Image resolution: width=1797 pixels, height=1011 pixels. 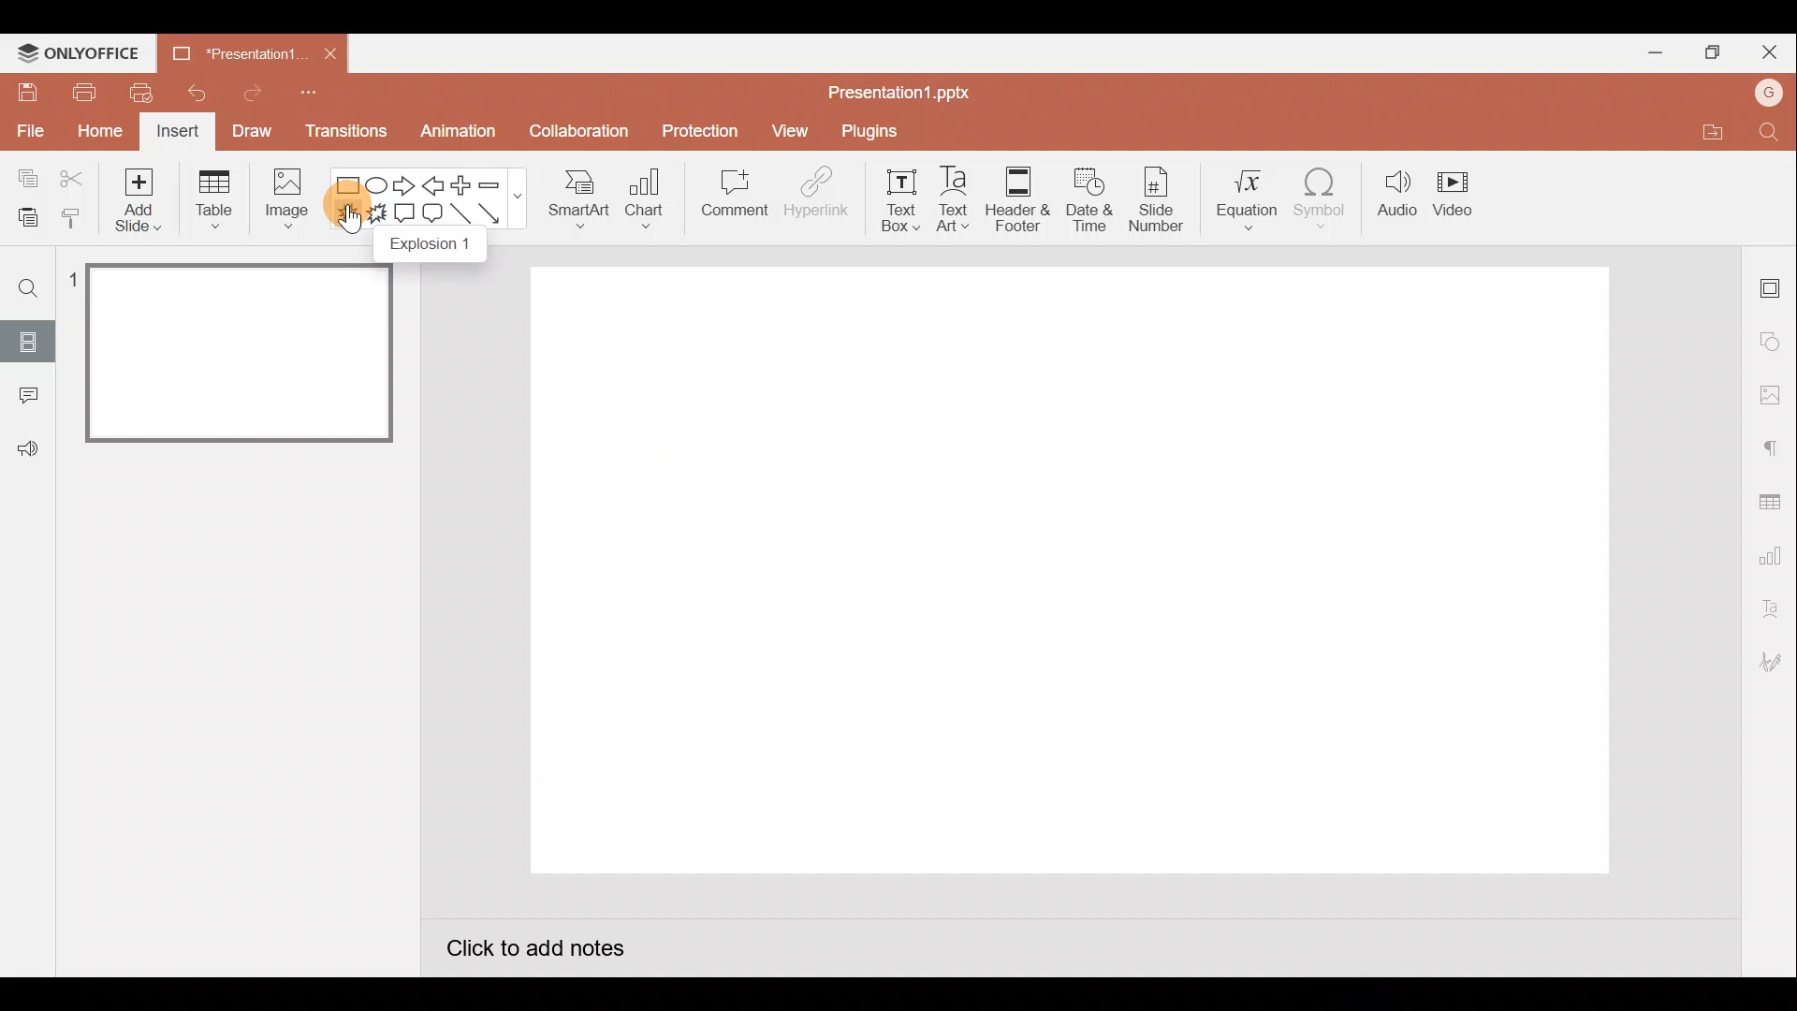 I want to click on Explosion 1, so click(x=433, y=249).